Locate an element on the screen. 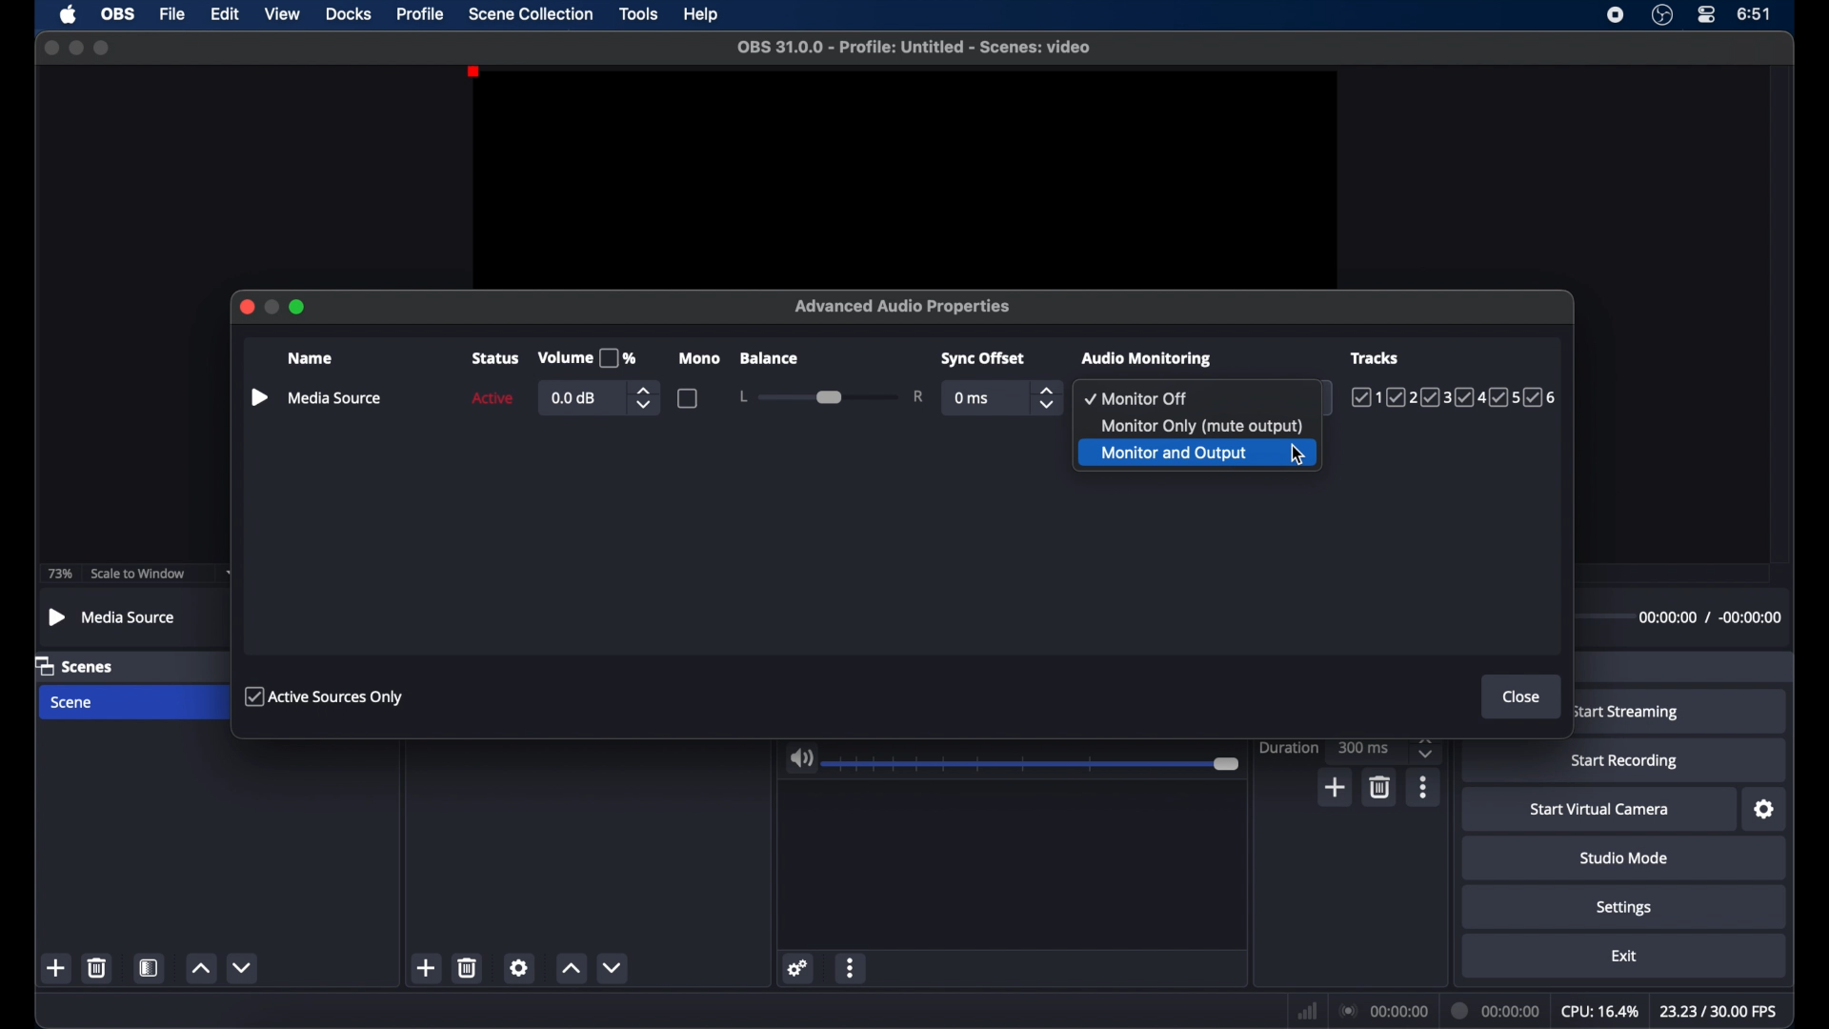 The image size is (1829, 1029). increment is located at coordinates (200, 967).